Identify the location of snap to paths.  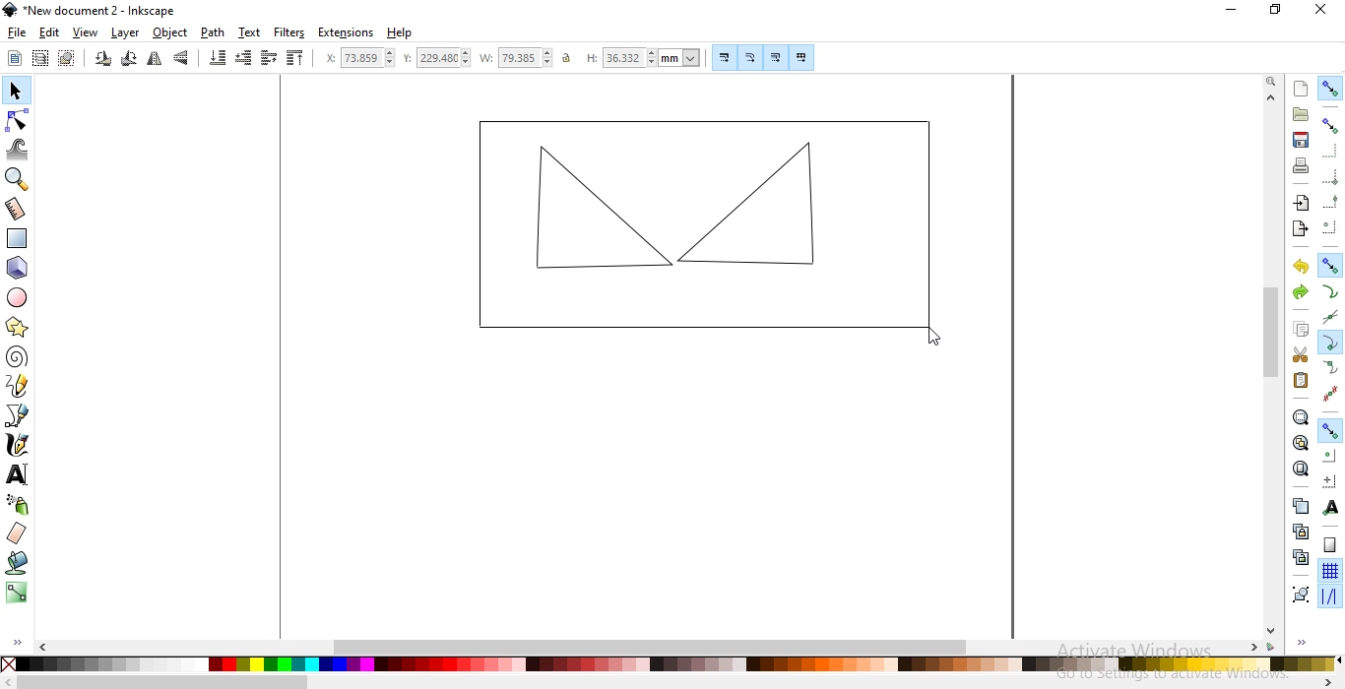
(1329, 291).